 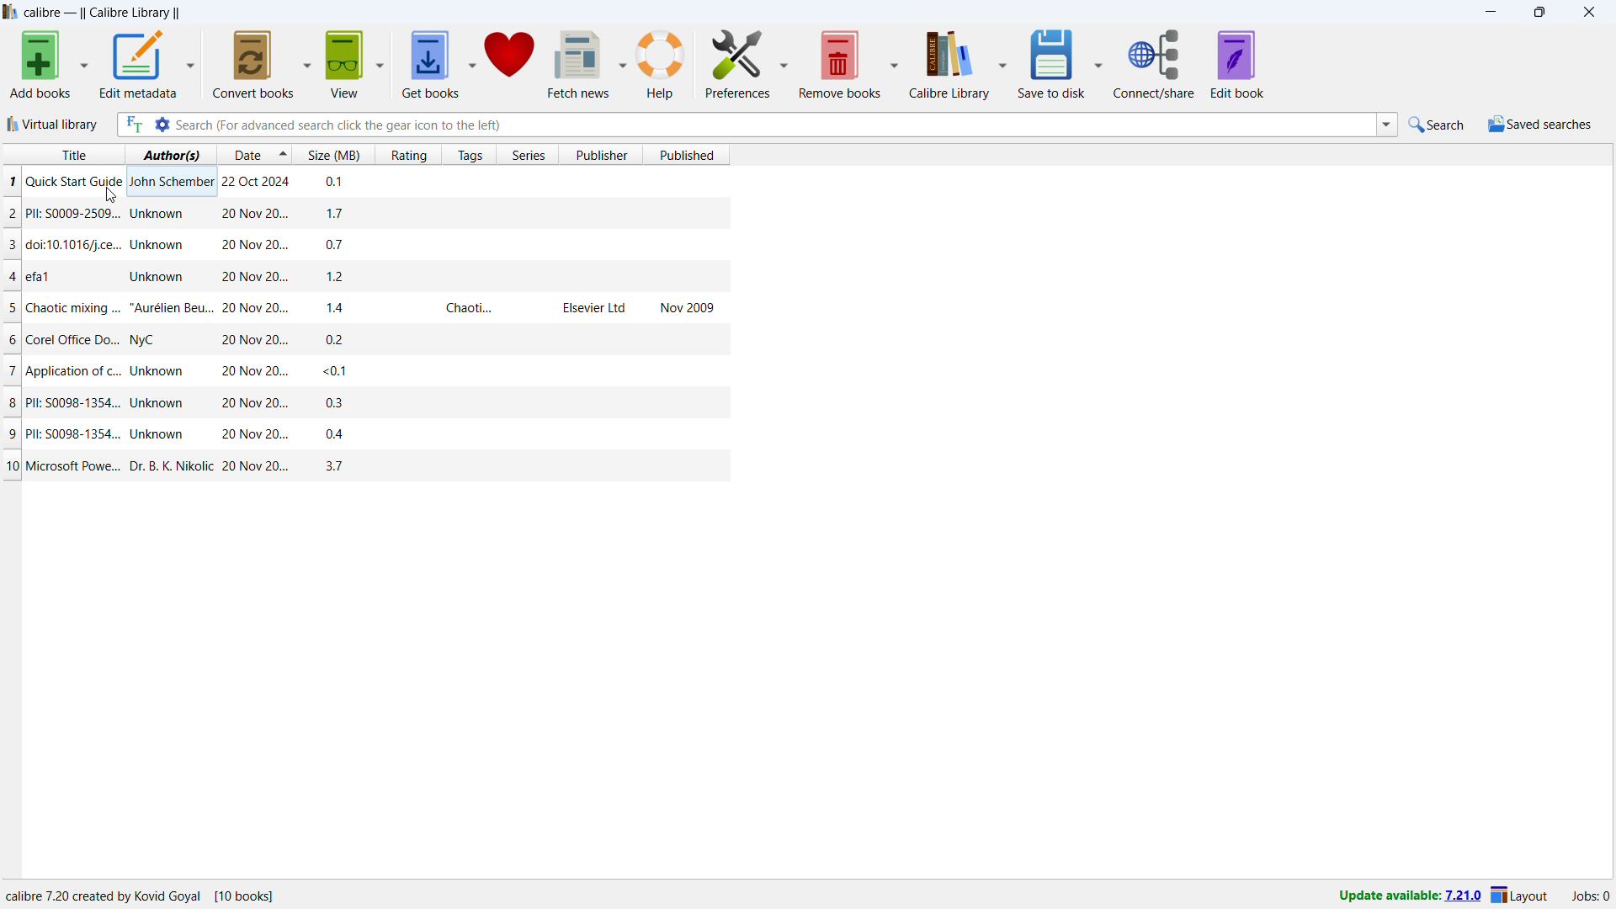 What do you see at coordinates (578, 62) in the screenshot?
I see `fetch news` at bounding box center [578, 62].